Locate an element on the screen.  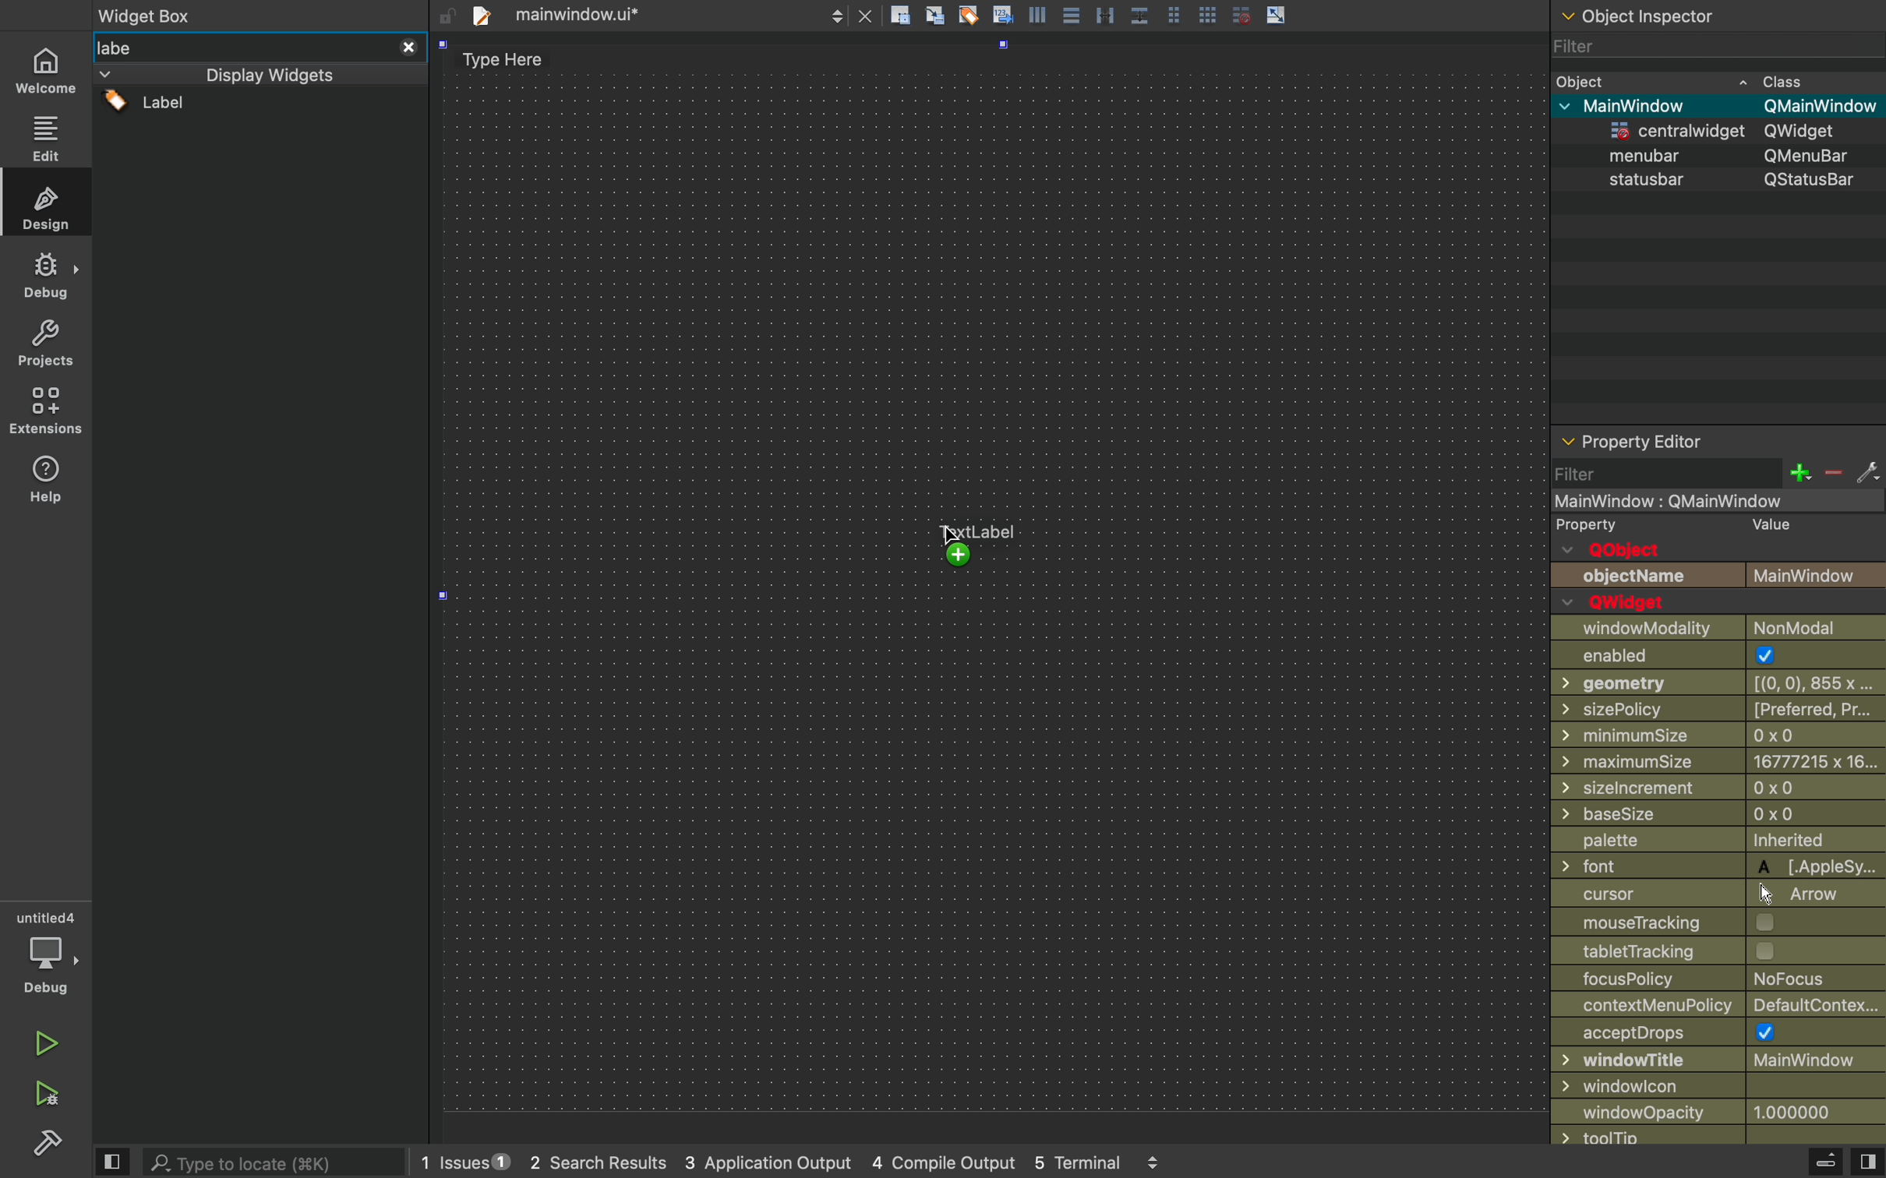
property is located at coordinates (1588, 526).